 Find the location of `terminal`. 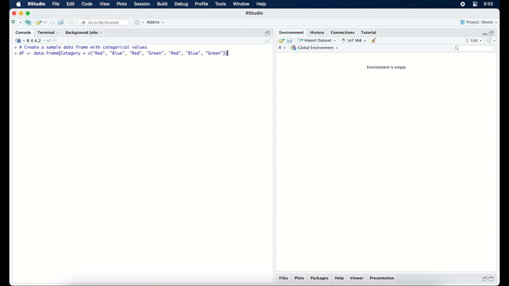

terminal is located at coordinates (47, 32).